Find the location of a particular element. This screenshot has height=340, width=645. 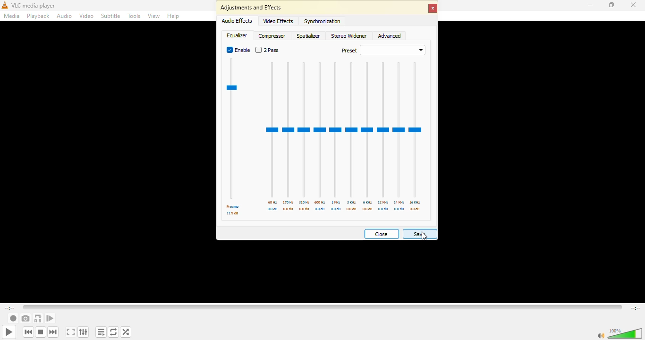

random is located at coordinates (126, 331).